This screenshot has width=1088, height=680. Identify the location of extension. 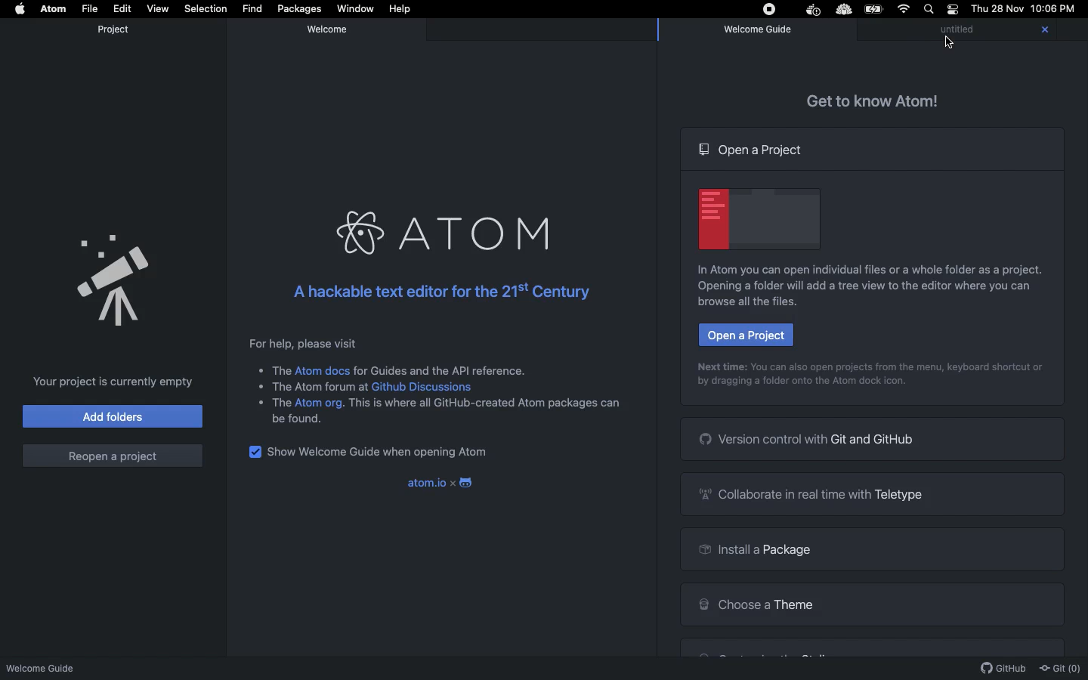
(845, 10).